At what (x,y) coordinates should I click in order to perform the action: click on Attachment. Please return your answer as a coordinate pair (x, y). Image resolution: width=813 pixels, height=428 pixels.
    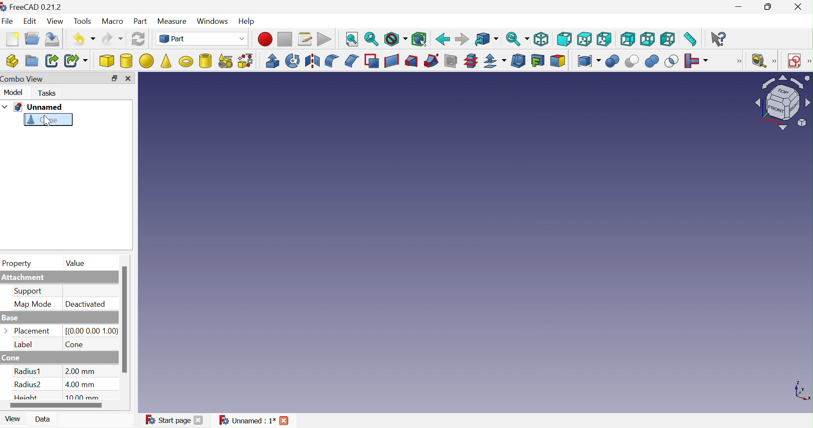
    Looking at the image, I should click on (24, 278).